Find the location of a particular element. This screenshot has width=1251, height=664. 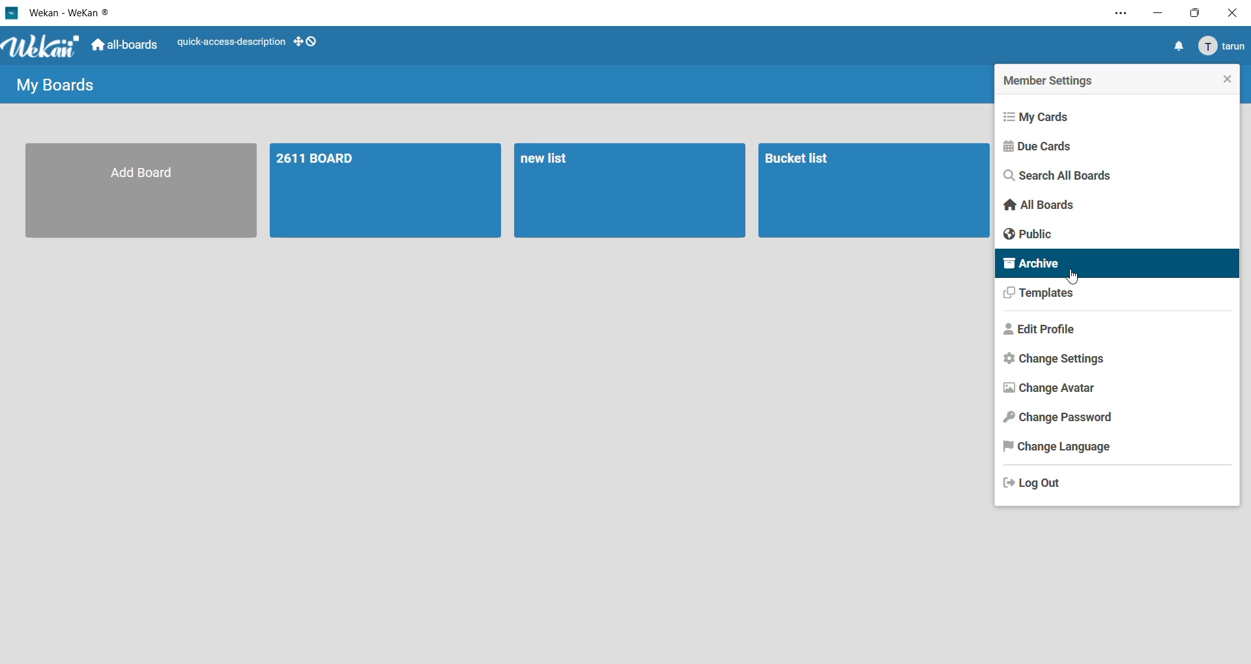

quick access description is located at coordinates (230, 44).